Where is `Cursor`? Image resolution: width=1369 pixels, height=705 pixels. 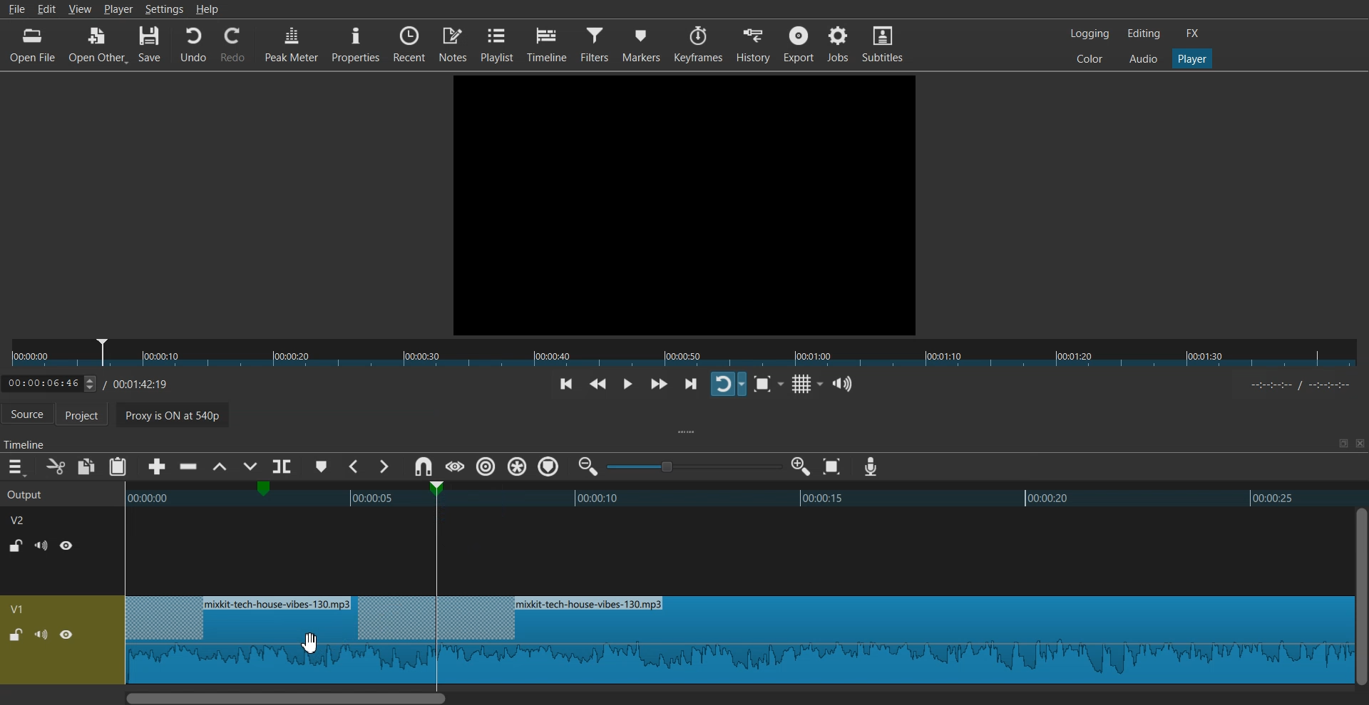
Cursor is located at coordinates (313, 642).